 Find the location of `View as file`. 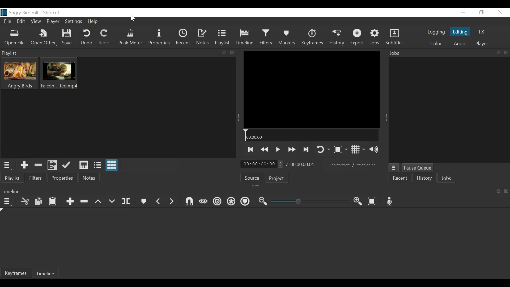

View as file is located at coordinates (98, 166).